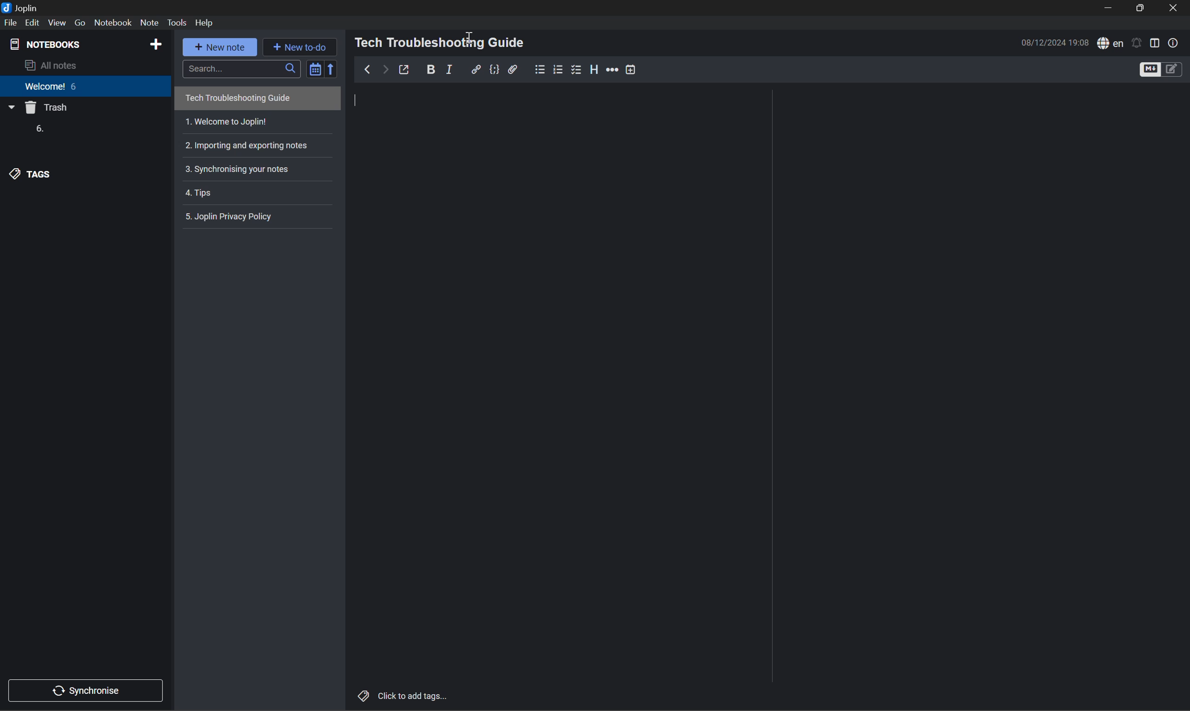  What do you see at coordinates (208, 23) in the screenshot?
I see `Help` at bounding box center [208, 23].